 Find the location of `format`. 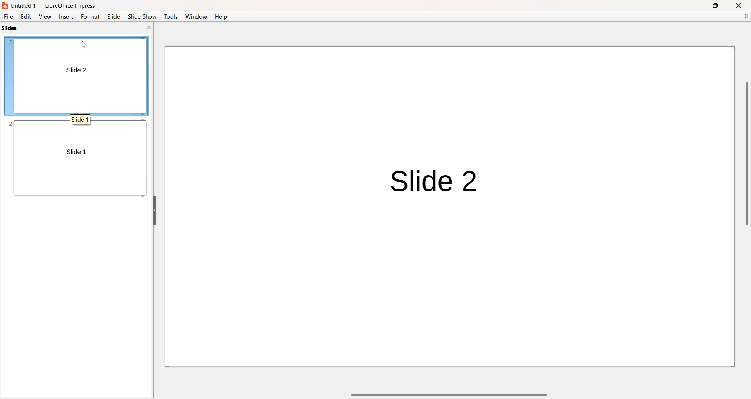

format is located at coordinates (91, 17).